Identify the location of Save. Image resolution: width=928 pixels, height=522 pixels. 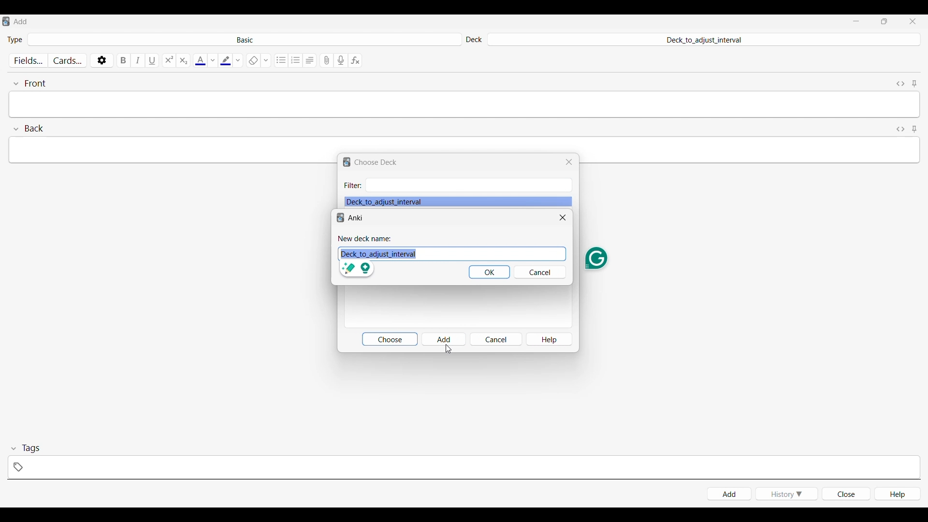
(489, 272).